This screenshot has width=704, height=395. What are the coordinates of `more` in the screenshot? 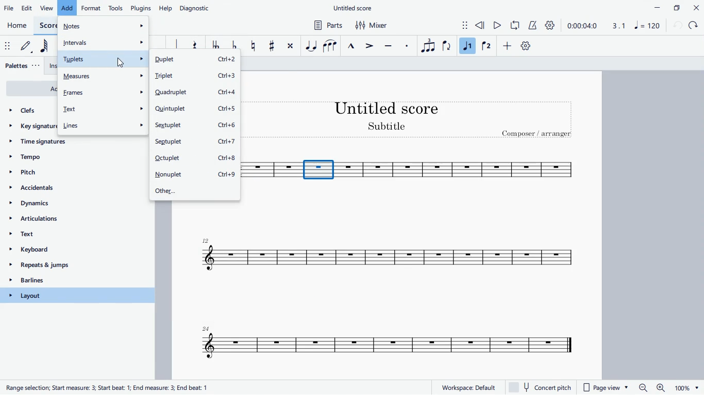 It's located at (509, 47).